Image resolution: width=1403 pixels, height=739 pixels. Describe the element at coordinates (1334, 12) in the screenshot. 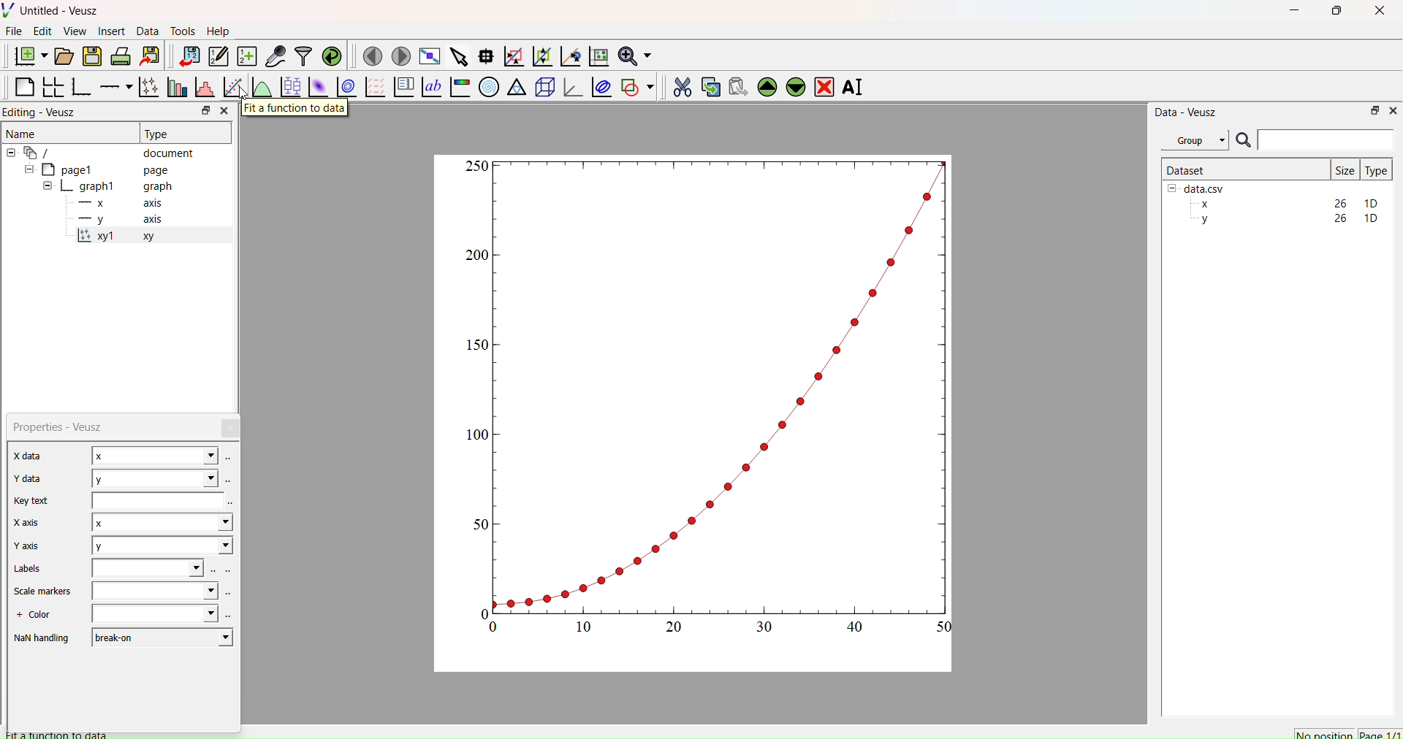

I see `Restore Down` at that location.